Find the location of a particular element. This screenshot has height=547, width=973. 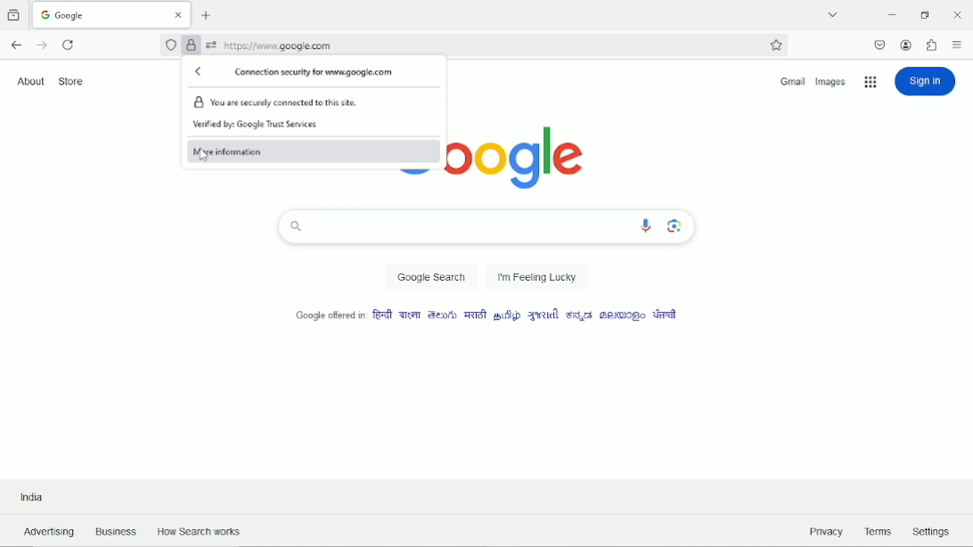

List all tabs is located at coordinates (833, 11).